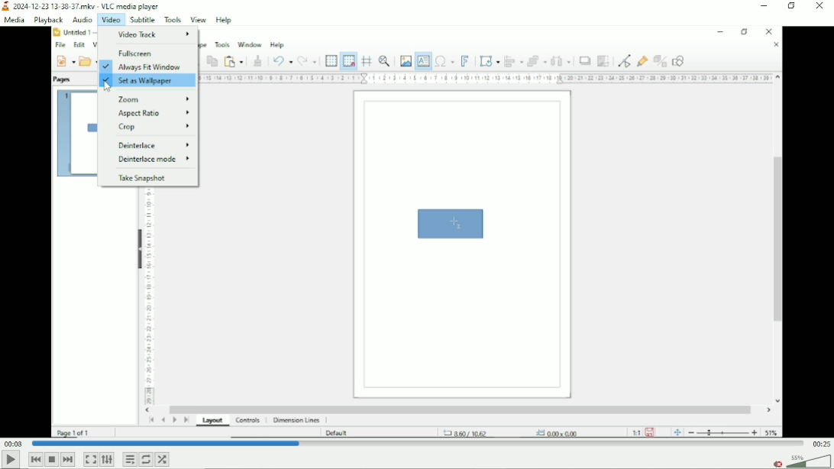 This screenshot has width=834, height=469. Describe the element at coordinates (499, 237) in the screenshot. I see `Video` at that location.